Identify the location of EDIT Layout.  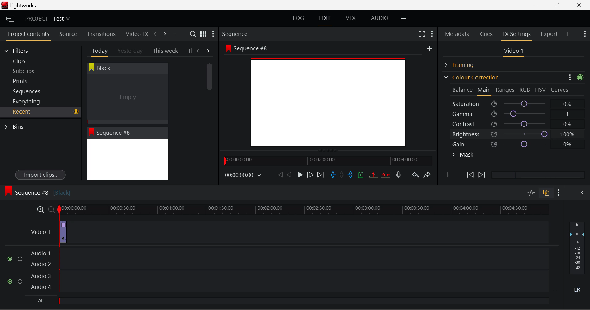
(326, 19).